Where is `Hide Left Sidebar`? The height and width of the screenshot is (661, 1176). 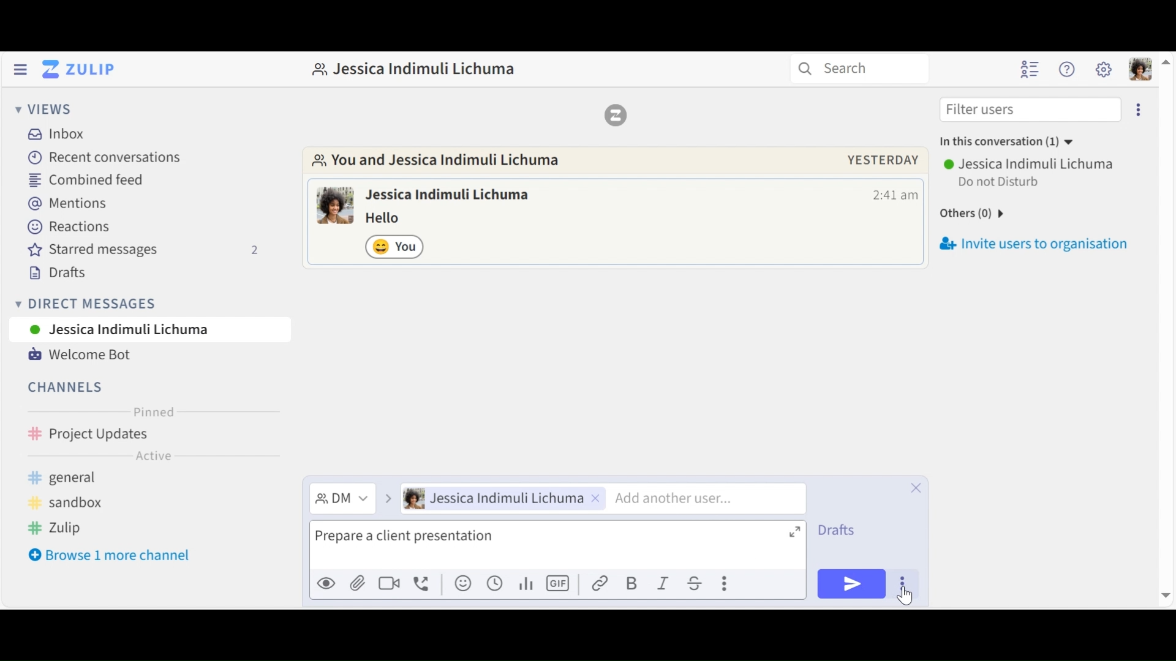 Hide Left Sidebar is located at coordinates (20, 69).